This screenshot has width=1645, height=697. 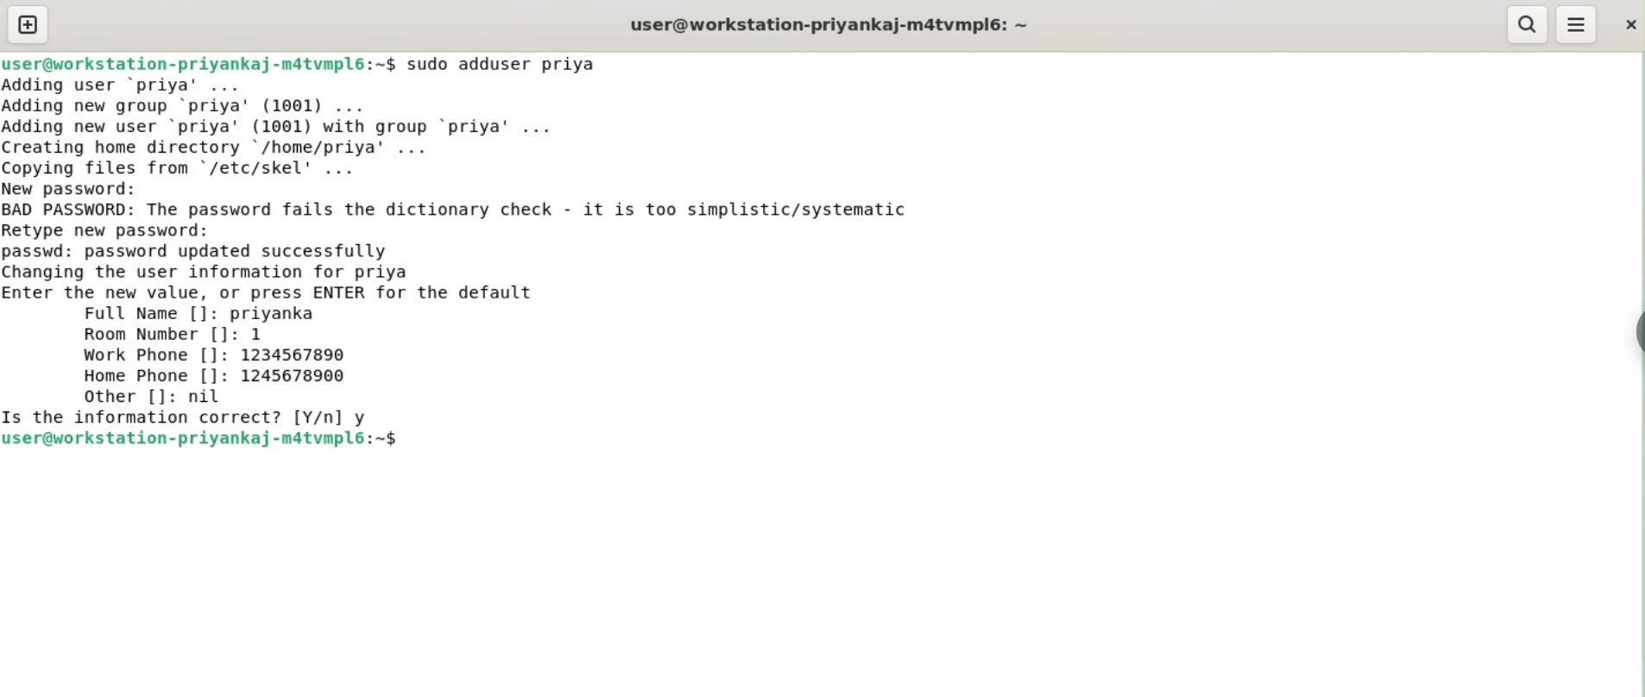 What do you see at coordinates (213, 398) in the screenshot?
I see `nil` at bounding box center [213, 398].